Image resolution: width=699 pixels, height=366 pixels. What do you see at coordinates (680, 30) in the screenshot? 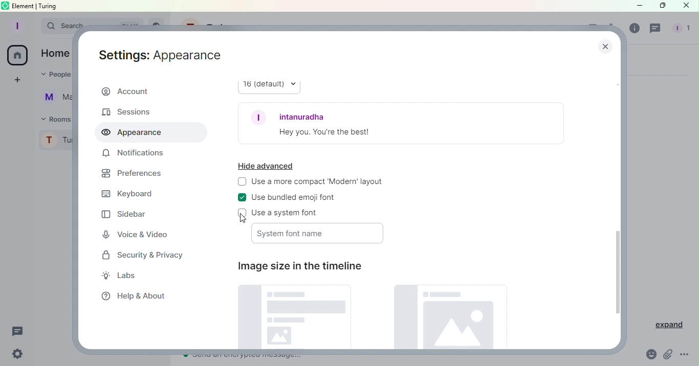
I see `People` at bounding box center [680, 30].